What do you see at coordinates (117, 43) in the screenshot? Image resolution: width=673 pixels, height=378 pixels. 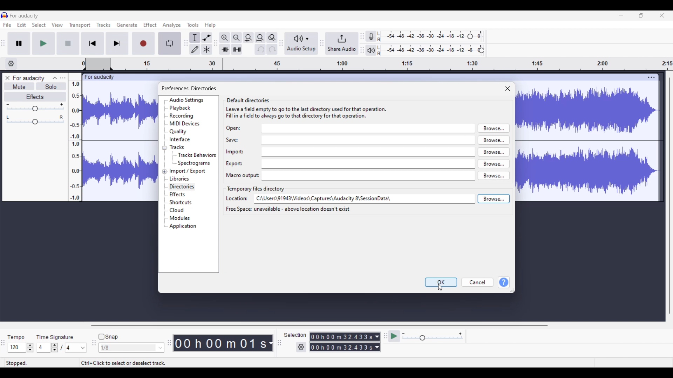 I see `Skip/Select to end` at bounding box center [117, 43].